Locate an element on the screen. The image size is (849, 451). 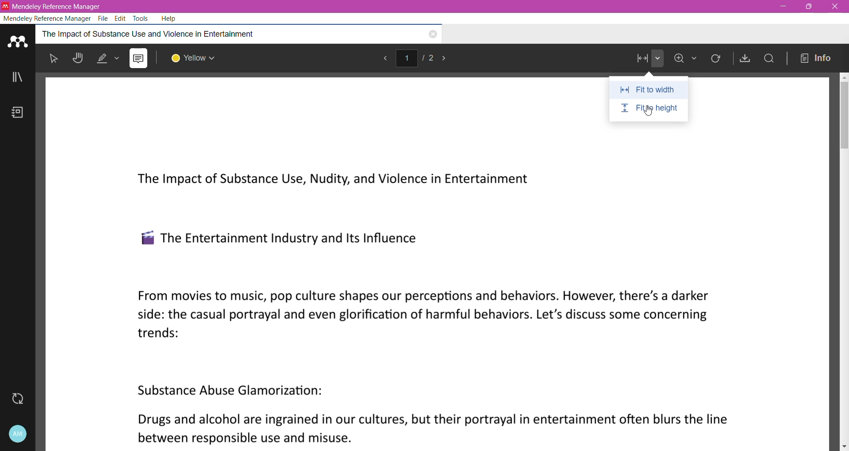
info is located at coordinates (817, 57).